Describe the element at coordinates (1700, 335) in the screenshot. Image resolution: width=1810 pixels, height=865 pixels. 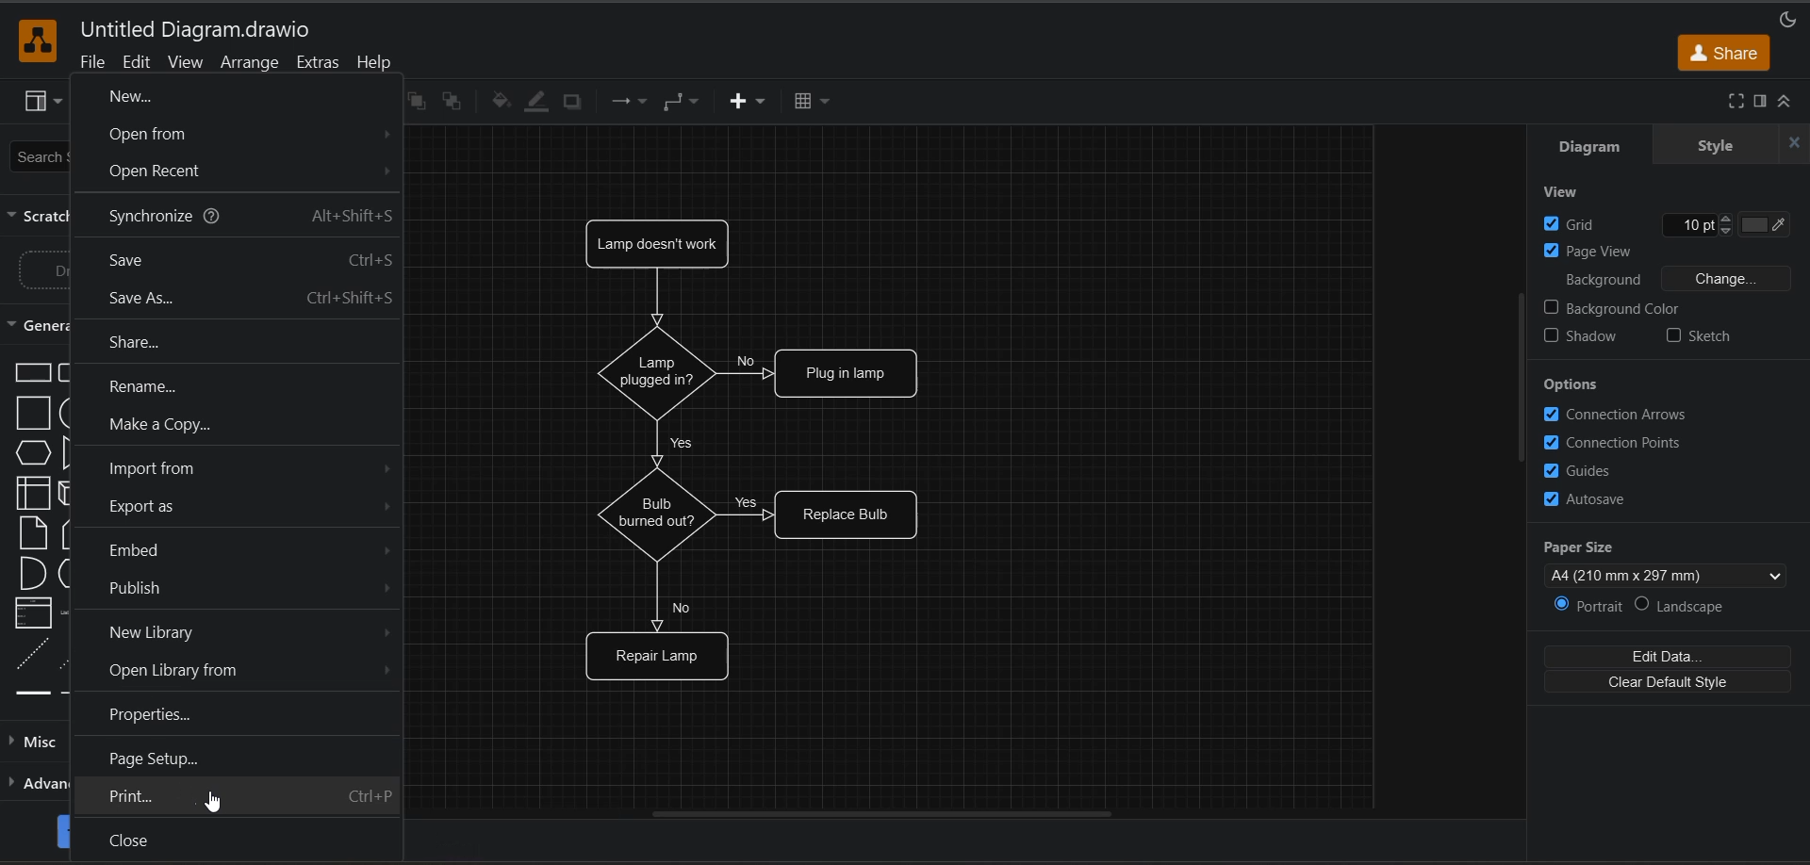
I see `sketch` at that location.